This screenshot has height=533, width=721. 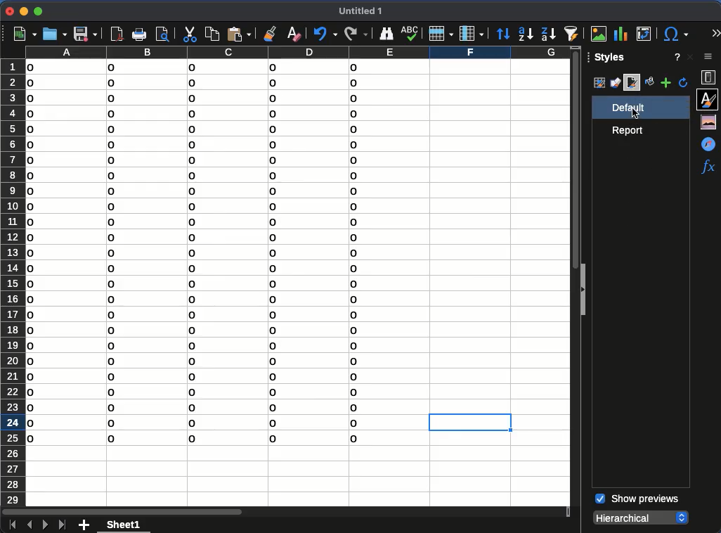 I want to click on autofilter, so click(x=572, y=32).